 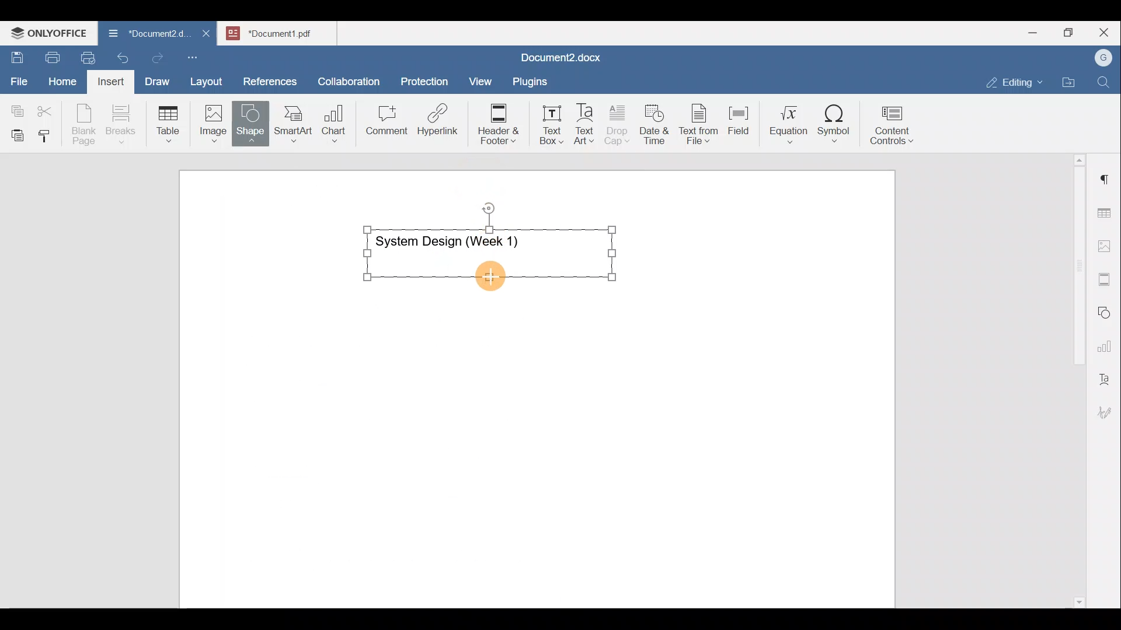 What do you see at coordinates (50, 32) in the screenshot?
I see `ONLYOFFICE` at bounding box center [50, 32].